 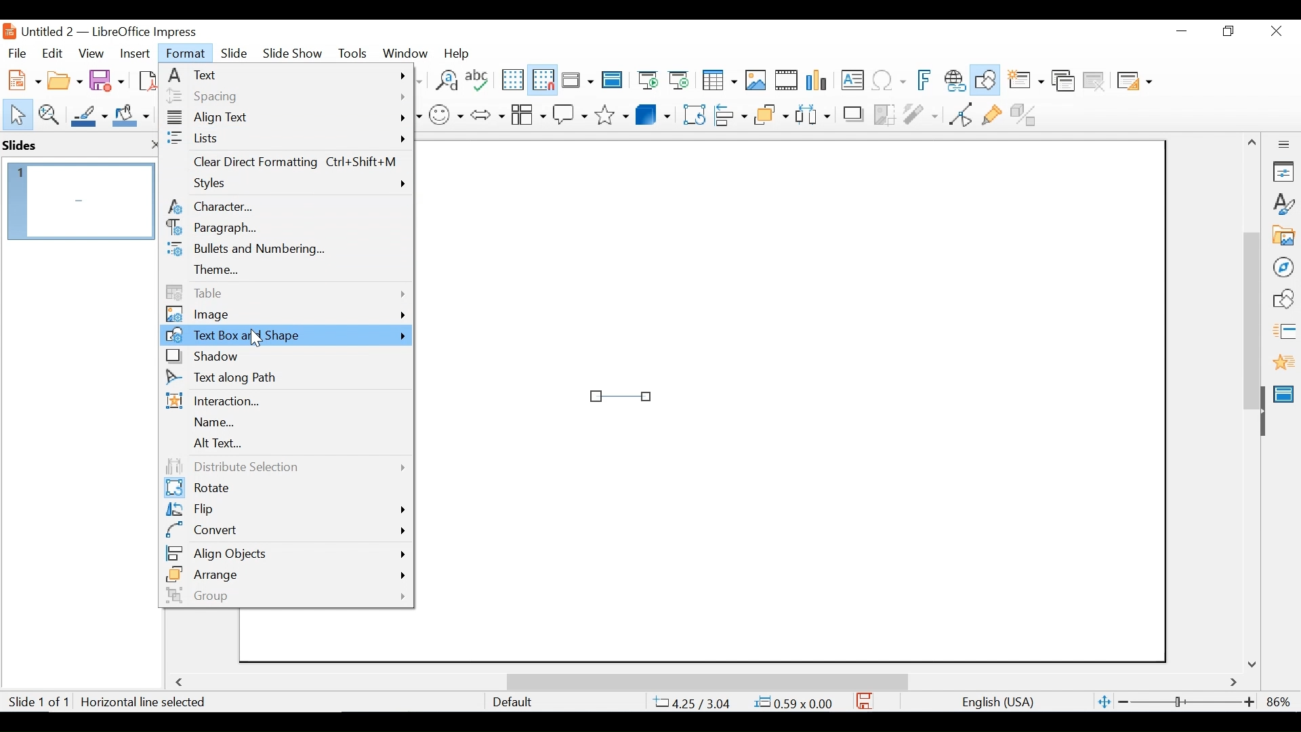 What do you see at coordinates (405, 53) in the screenshot?
I see `Window` at bounding box center [405, 53].